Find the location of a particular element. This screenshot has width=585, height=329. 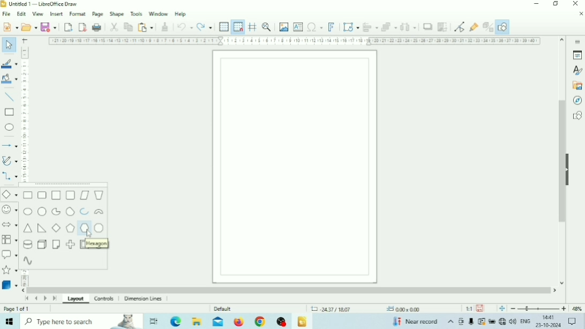

Date is located at coordinates (549, 325).